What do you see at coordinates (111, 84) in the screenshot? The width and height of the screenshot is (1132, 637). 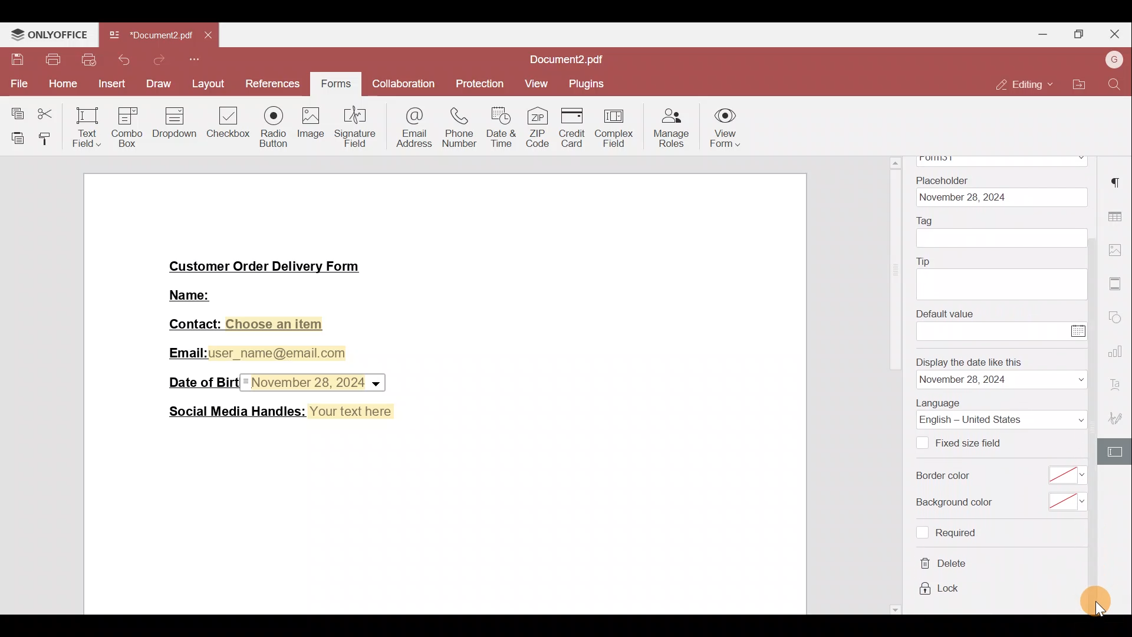 I see `Insert` at bounding box center [111, 84].